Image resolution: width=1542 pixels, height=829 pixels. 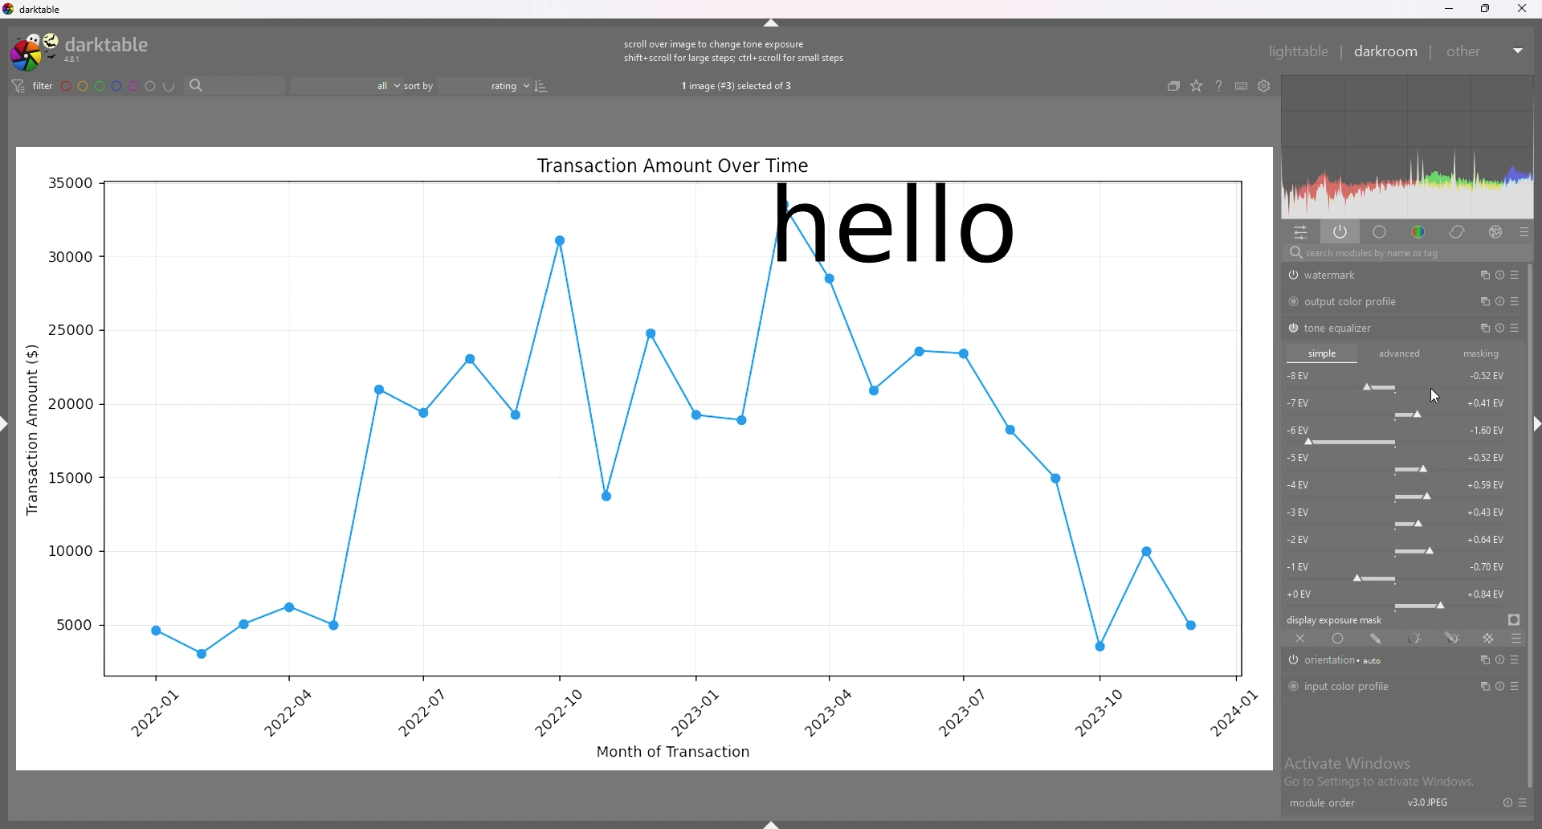 I want to click on 15000, so click(x=70, y=479).